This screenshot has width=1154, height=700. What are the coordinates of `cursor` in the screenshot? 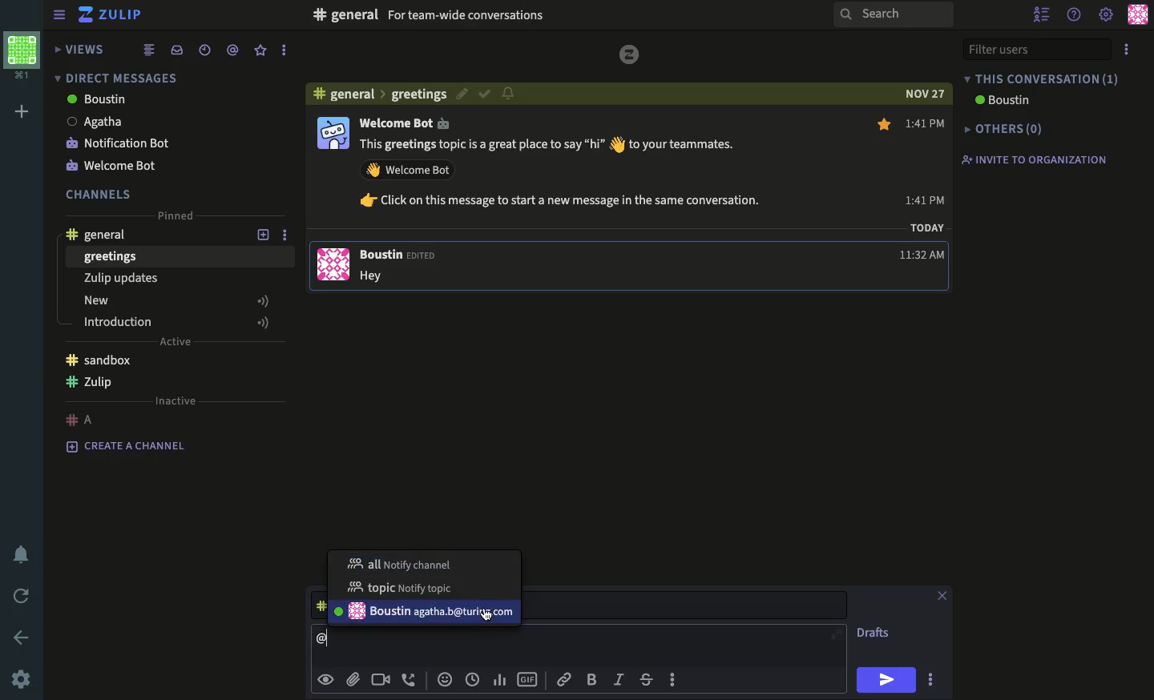 It's located at (487, 617).